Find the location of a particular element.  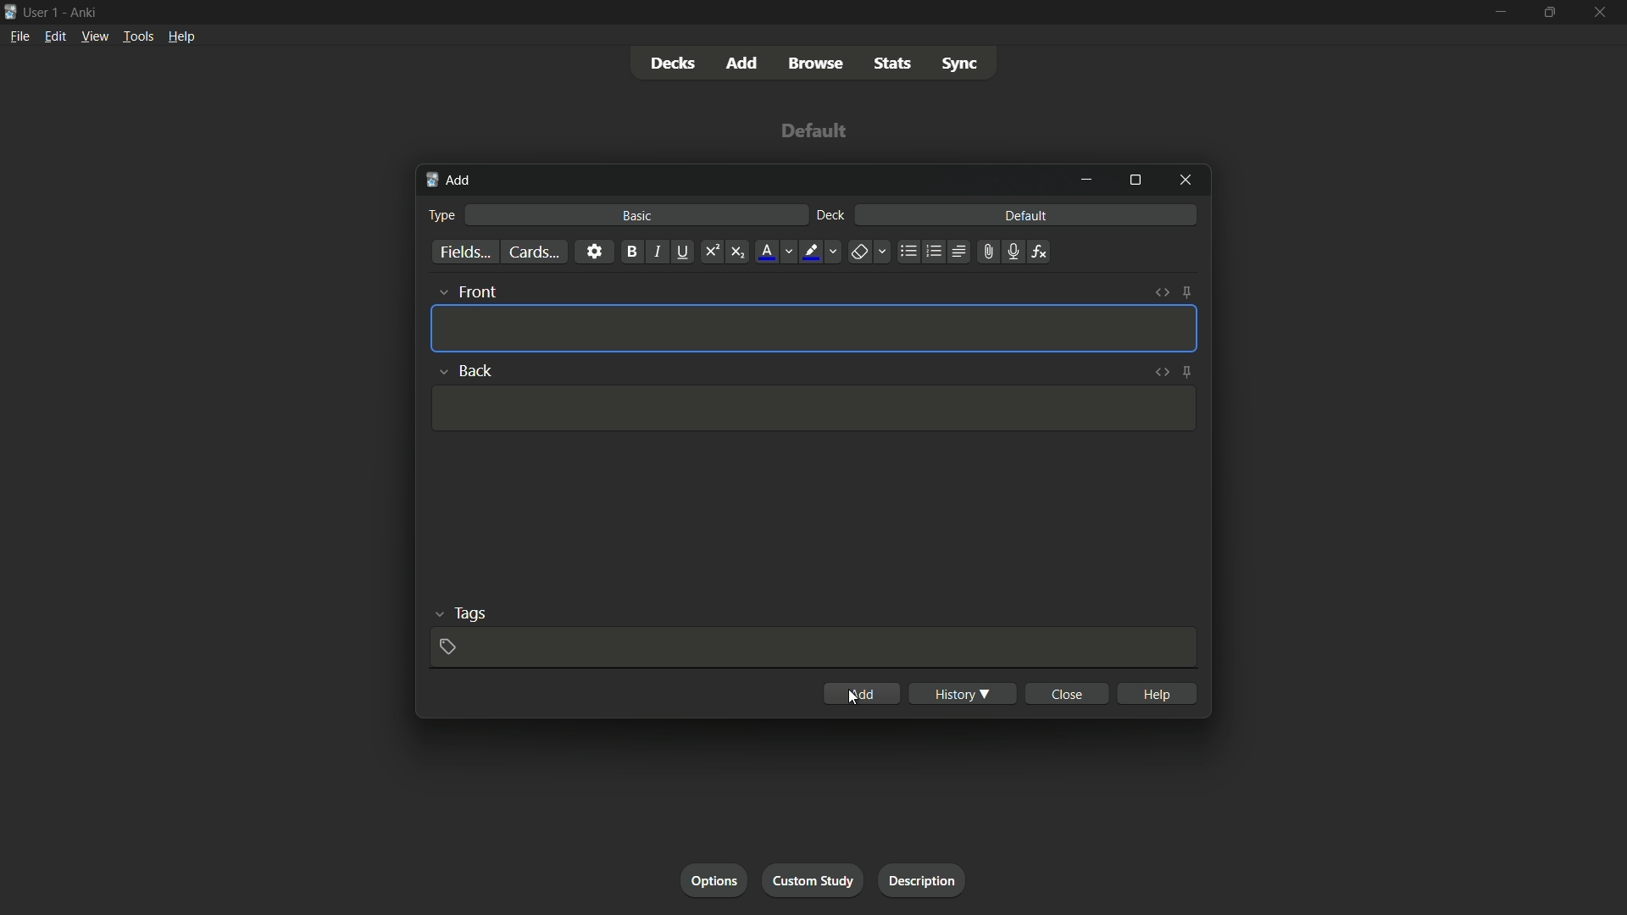

maximize is located at coordinates (1548, 11).